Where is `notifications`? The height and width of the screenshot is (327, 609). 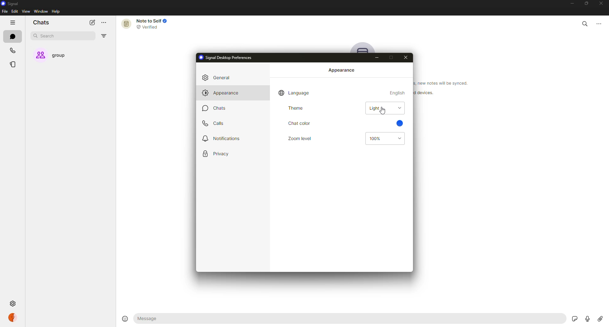 notifications is located at coordinates (223, 138).